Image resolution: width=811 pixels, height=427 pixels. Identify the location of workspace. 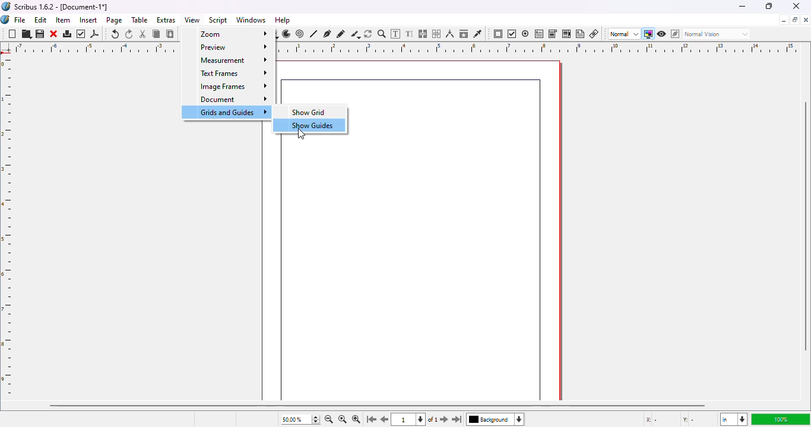
(476, 223).